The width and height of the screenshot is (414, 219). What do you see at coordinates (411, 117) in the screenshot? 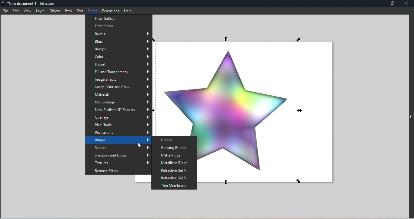
I see `Toggle command panel` at bounding box center [411, 117].